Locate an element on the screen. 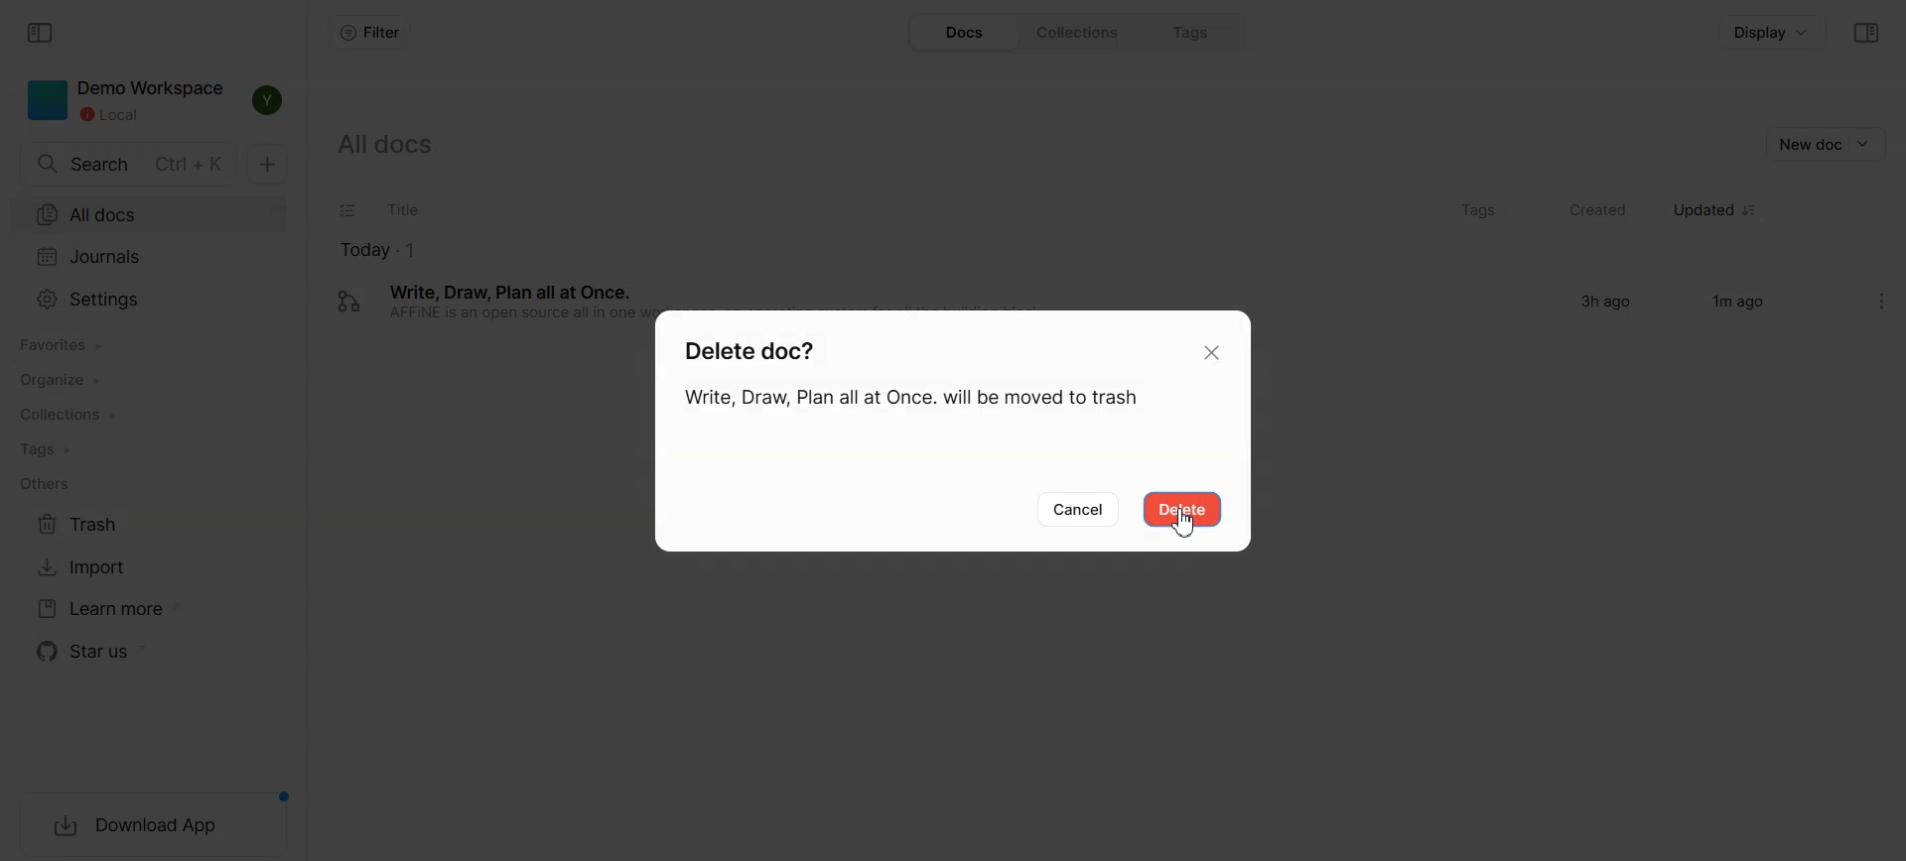  Docs is located at coordinates (963, 32).